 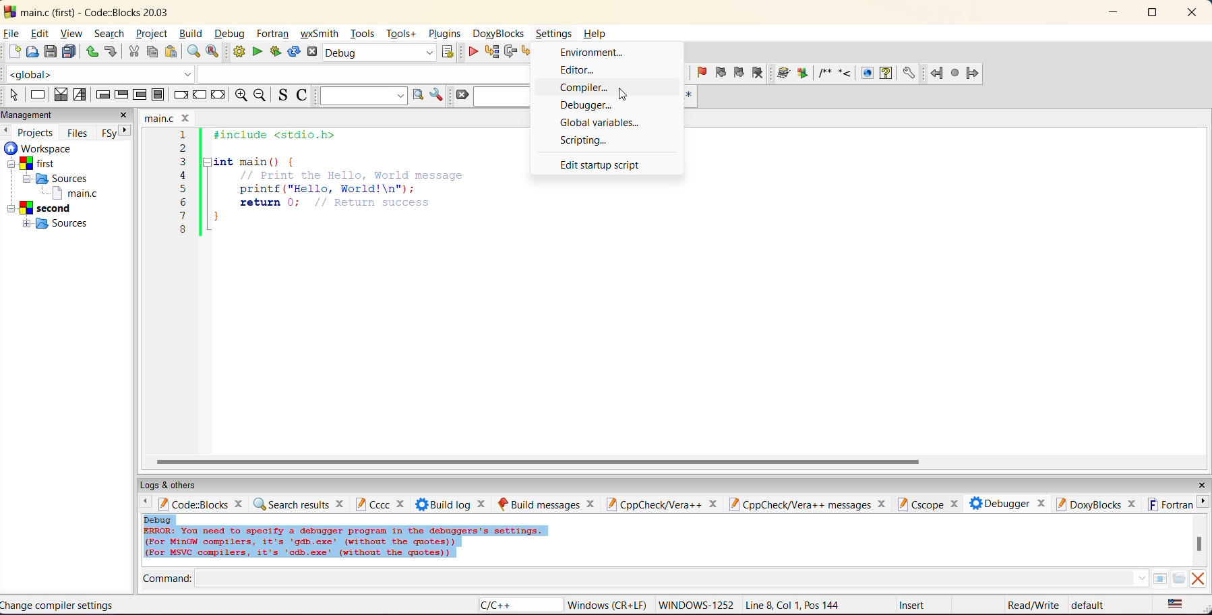 What do you see at coordinates (124, 116) in the screenshot?
I see `close` at bounding box center [124, 116].